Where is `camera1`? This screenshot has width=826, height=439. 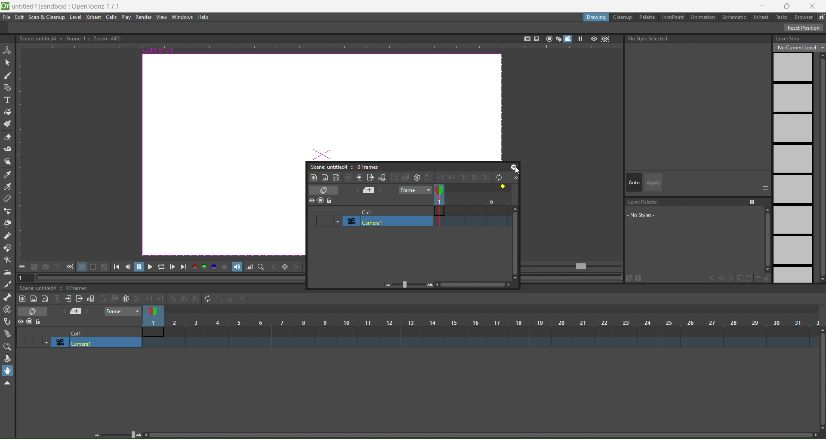
camera1 is located at coordinates (97, 343).